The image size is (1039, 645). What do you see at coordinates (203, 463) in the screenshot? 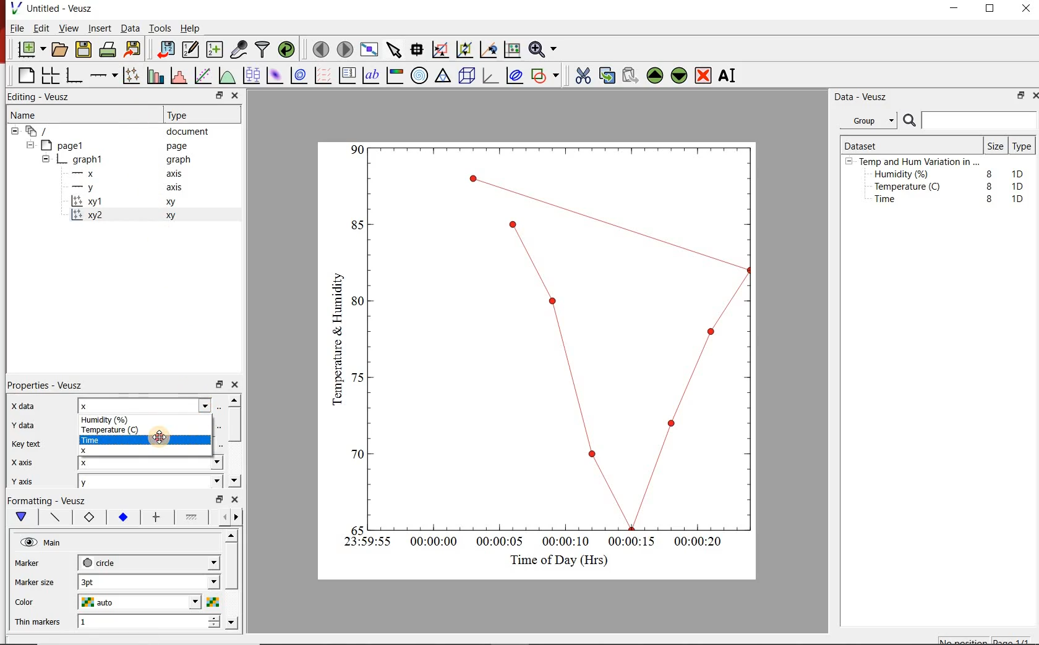
I see `x axis dropdown` at bounding box center [203, 463].